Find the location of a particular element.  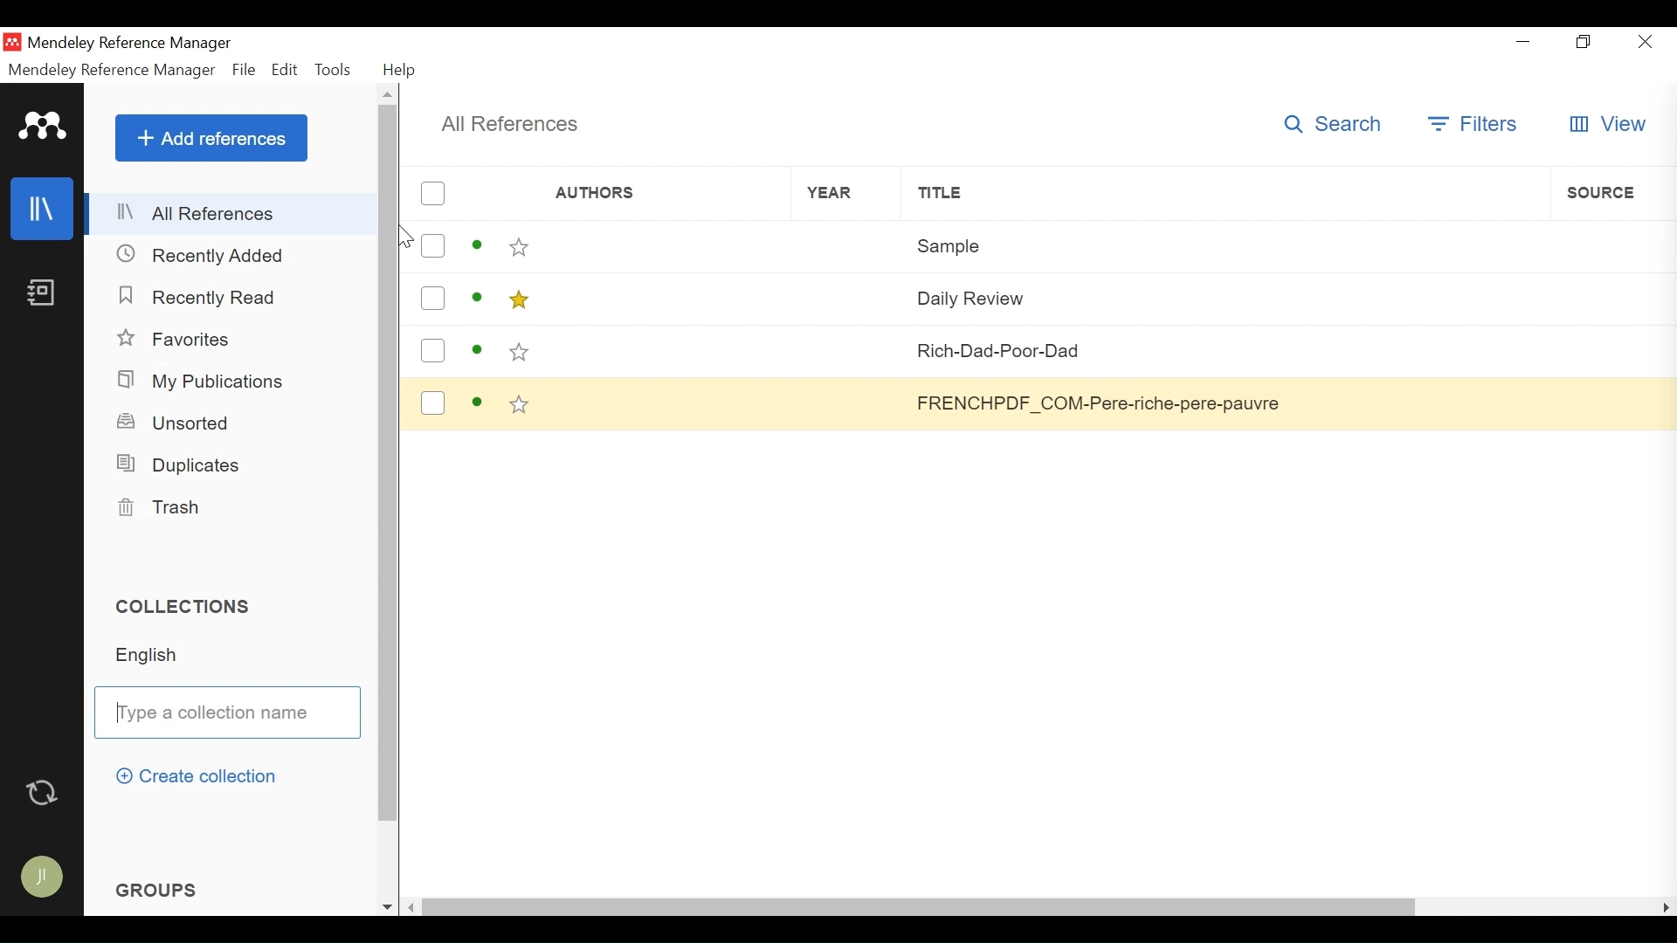

Favorites is located at coordinates (177, 340).